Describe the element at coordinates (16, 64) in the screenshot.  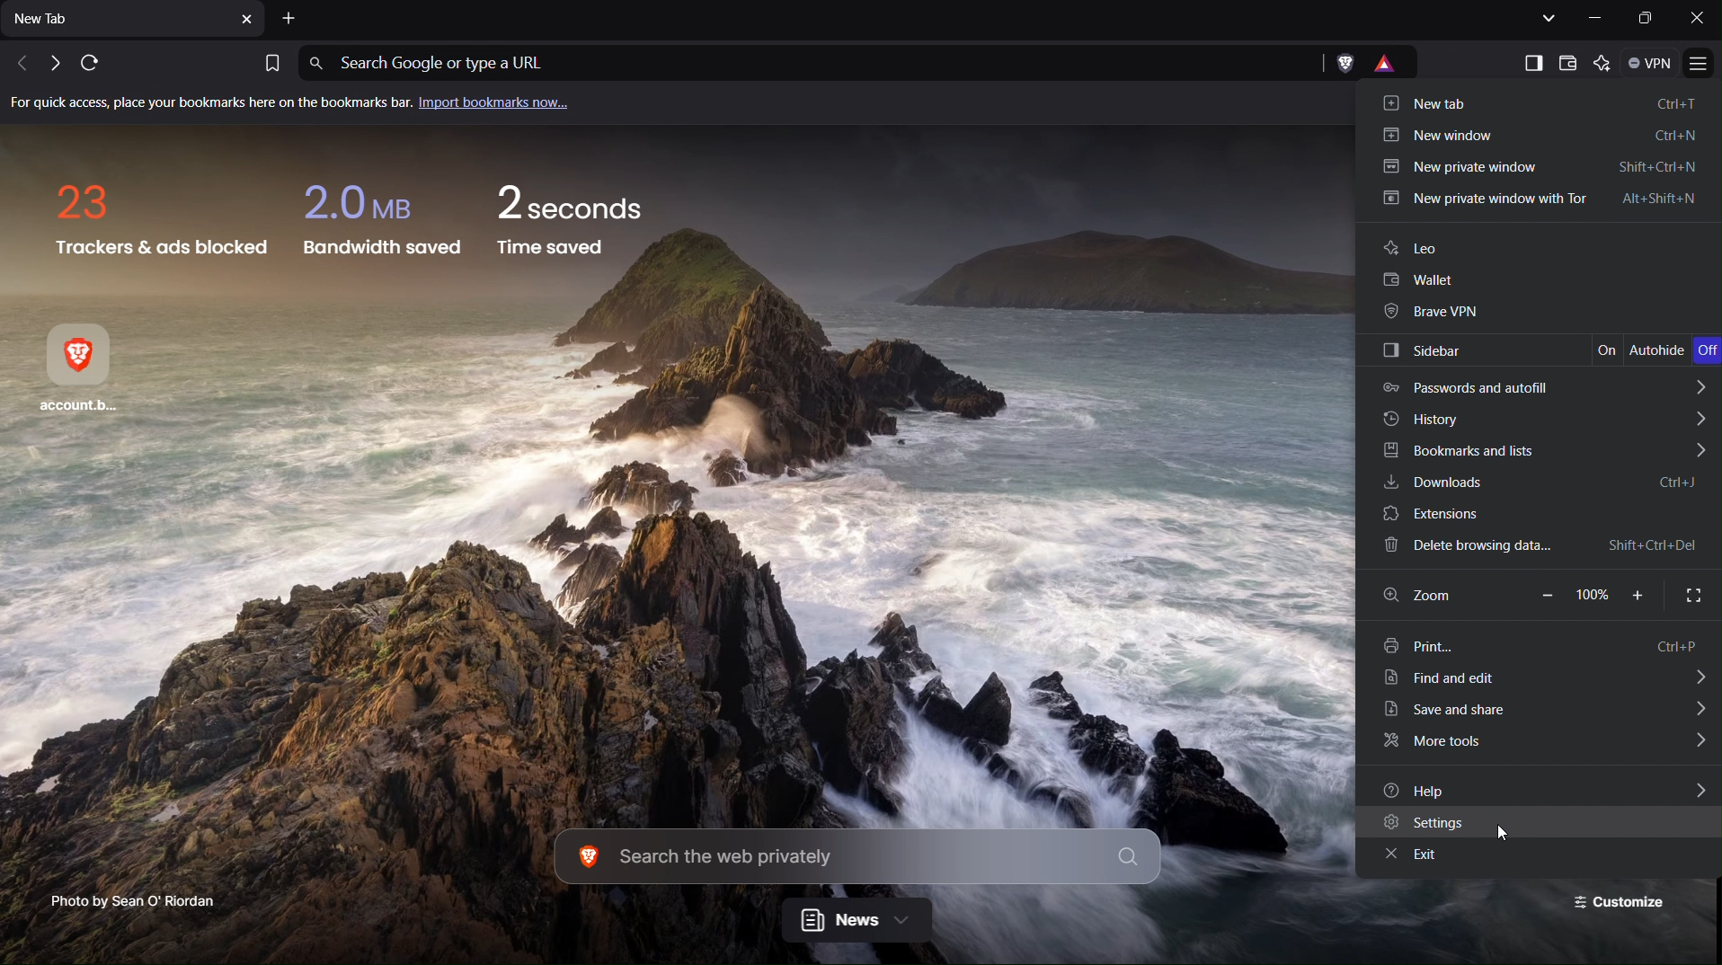
I see `Back` at that location.